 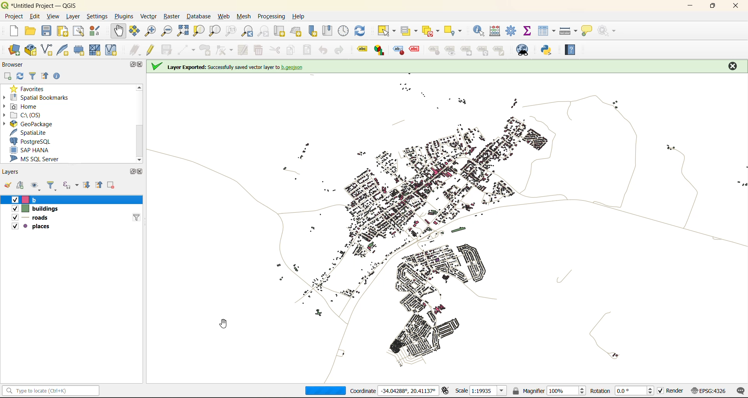 I want to click on add polygon, so click(x=206, y=50).